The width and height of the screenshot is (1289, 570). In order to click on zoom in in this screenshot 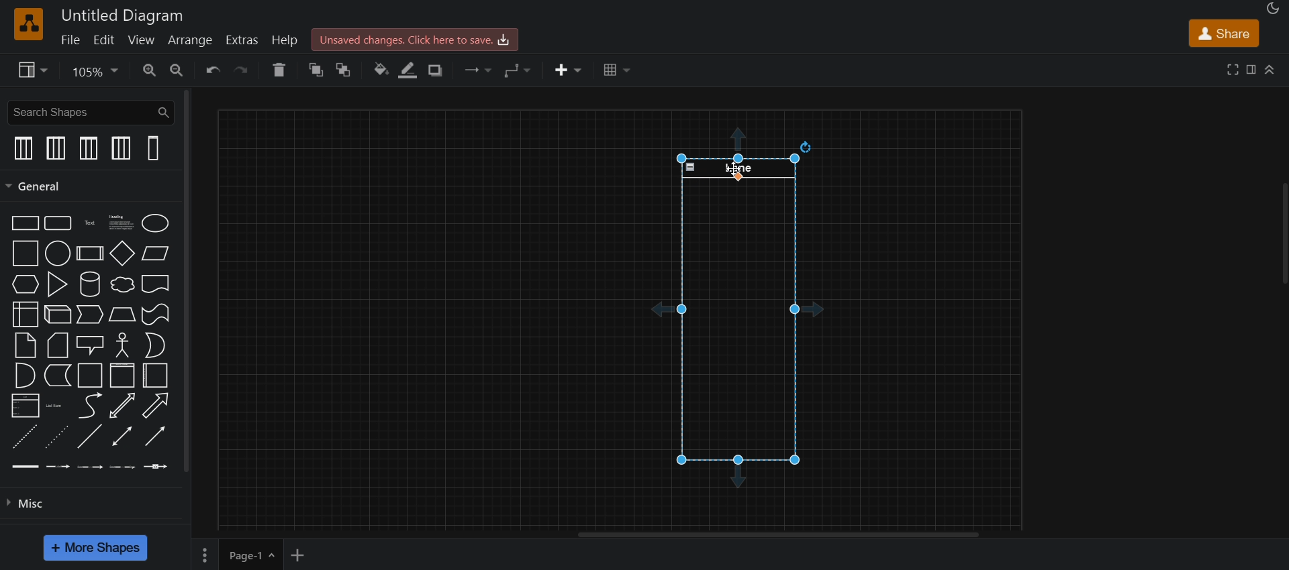, I will do `click(150, 71)`.